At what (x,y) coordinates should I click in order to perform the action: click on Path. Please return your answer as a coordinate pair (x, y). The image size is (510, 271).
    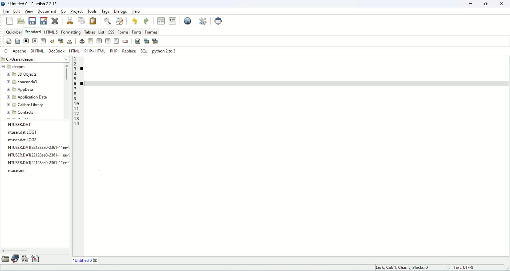
    Looking at the image, I should click on (35, 59).